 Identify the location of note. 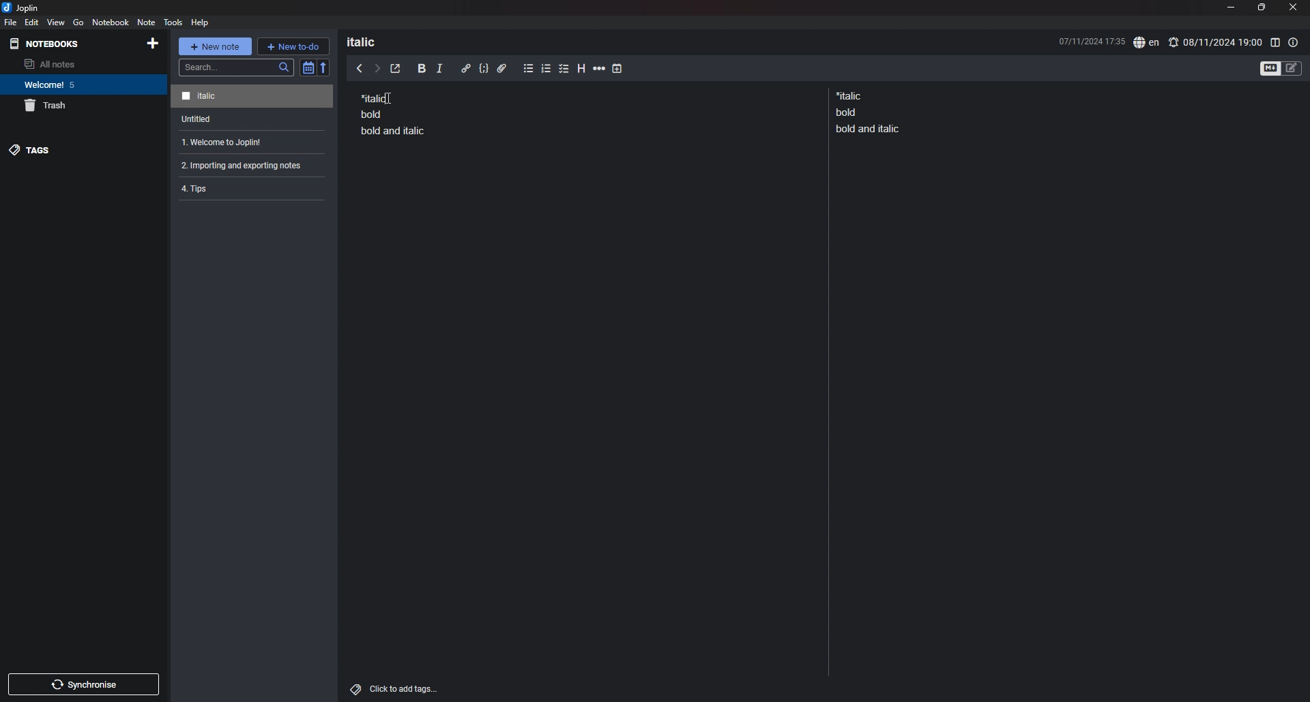
(393, 113).